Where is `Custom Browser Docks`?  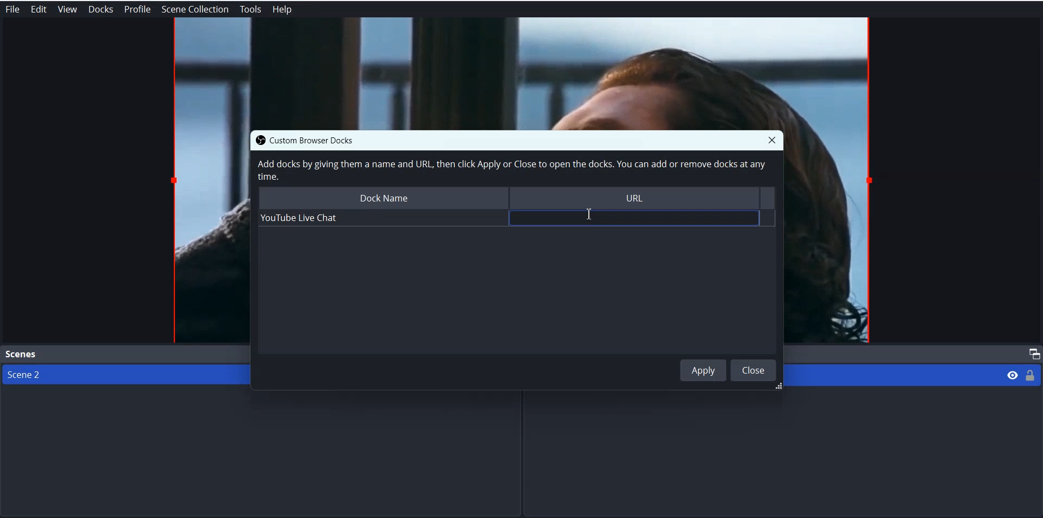
Custom Browser Docks is located at coordinates (322, 140).